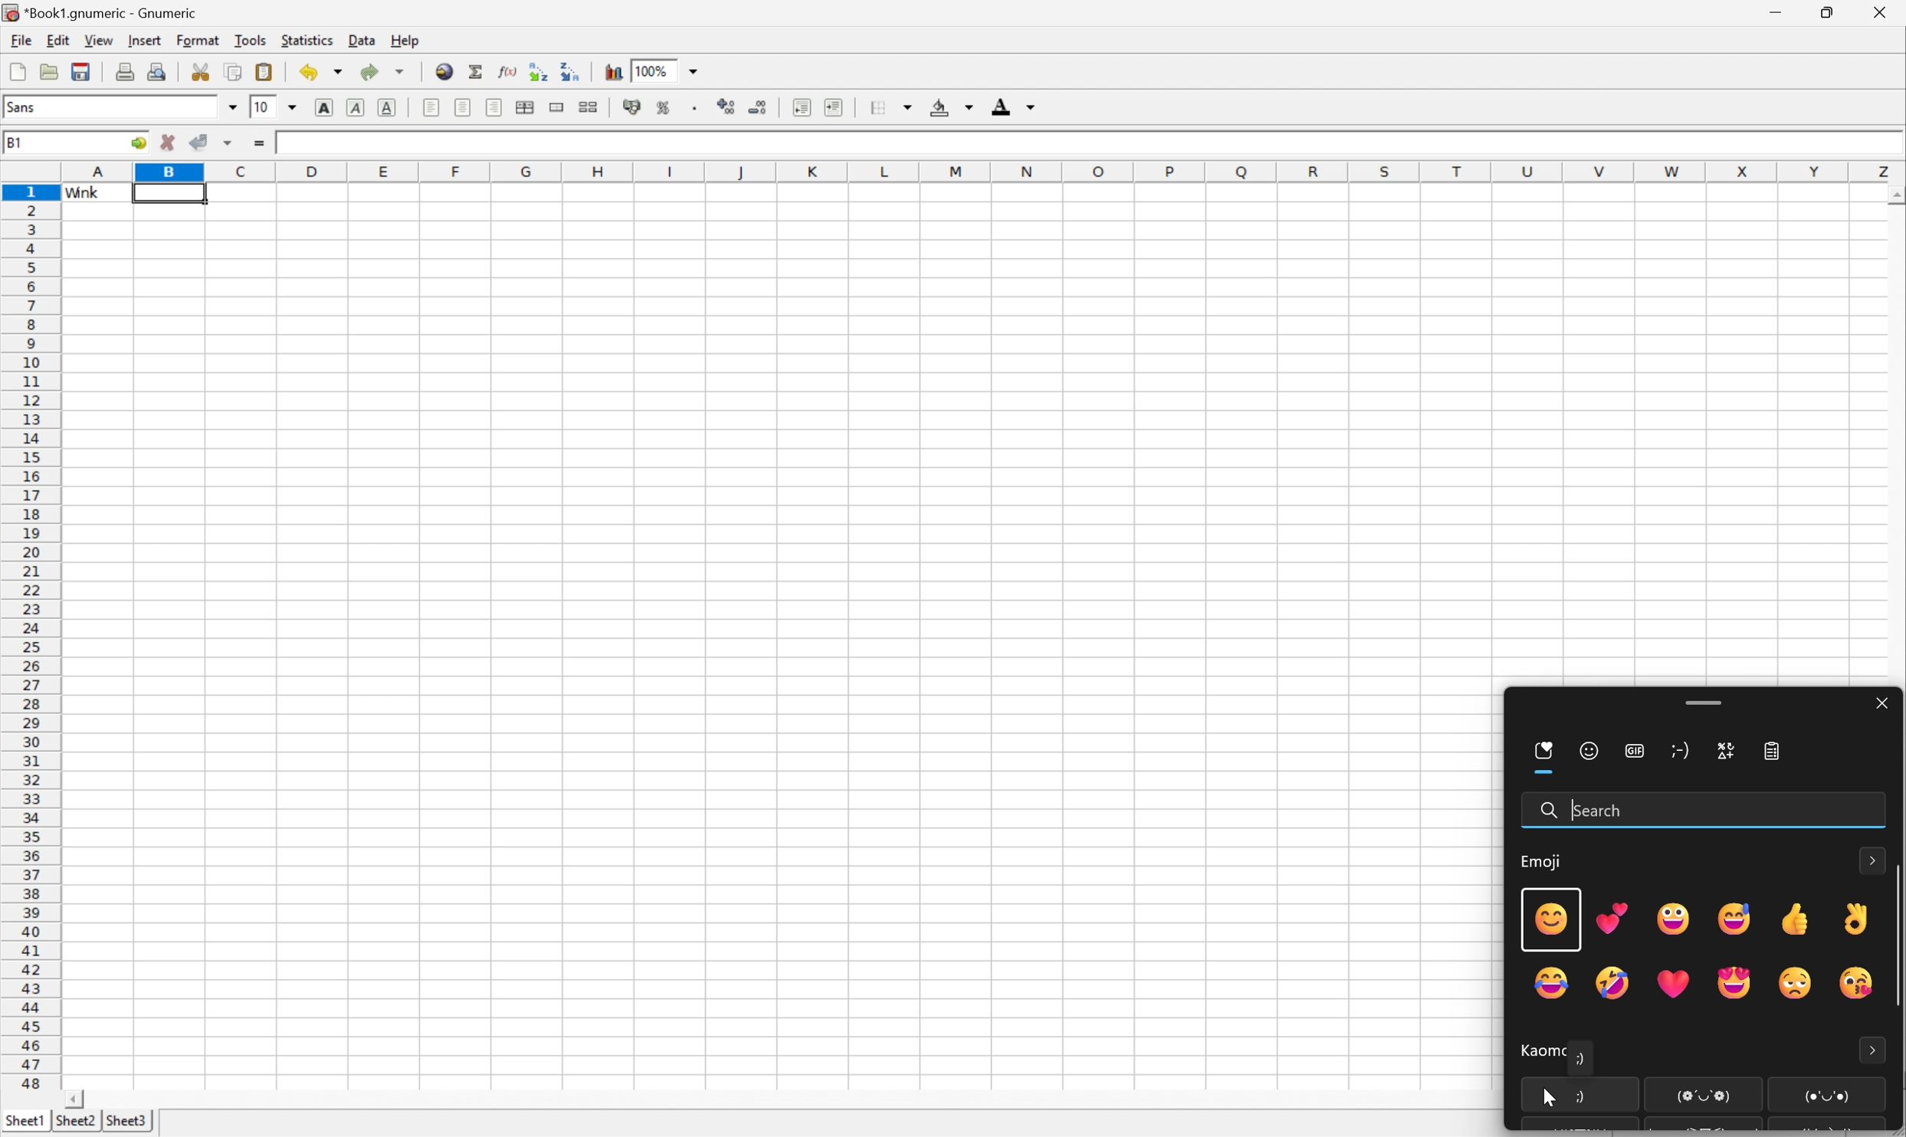 Image resolution: width=1906 pixels, height=1137 pixels. I want to click on emojis, so click(1695, 945).